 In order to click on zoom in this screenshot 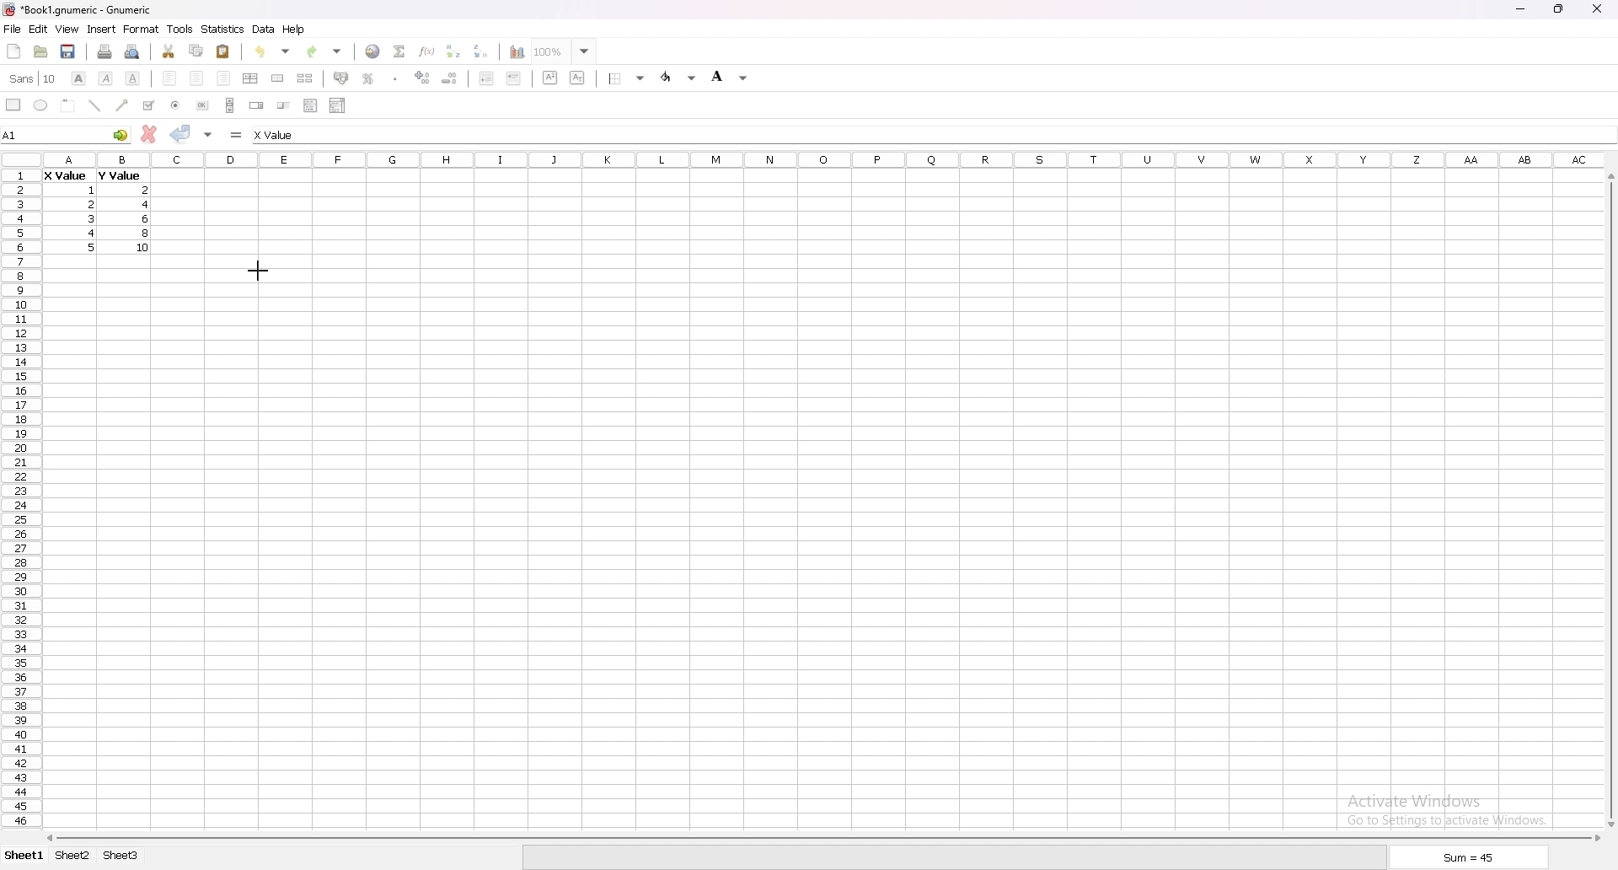, I will do `click(564, 51)`.